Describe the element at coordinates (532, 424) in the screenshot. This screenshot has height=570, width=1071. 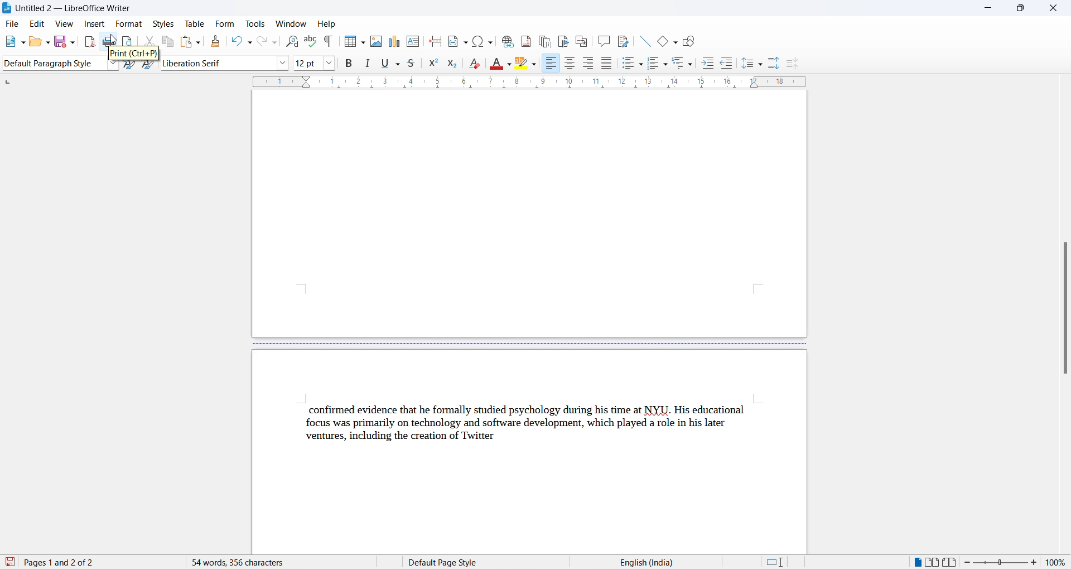
I see `text` at that location.